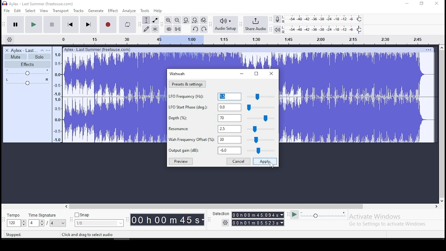  I want to click on text, so click(100, 50).